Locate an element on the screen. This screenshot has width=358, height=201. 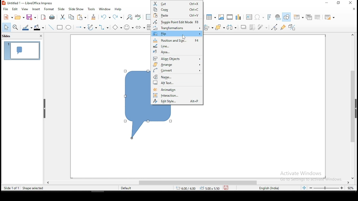
crop image is located at coordinates (252, 27).